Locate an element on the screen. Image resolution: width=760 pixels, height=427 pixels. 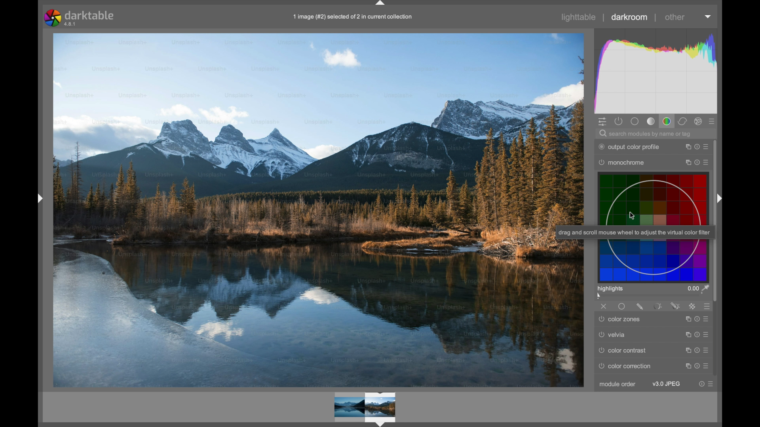
raster mask is located at coordinates (692, 306).